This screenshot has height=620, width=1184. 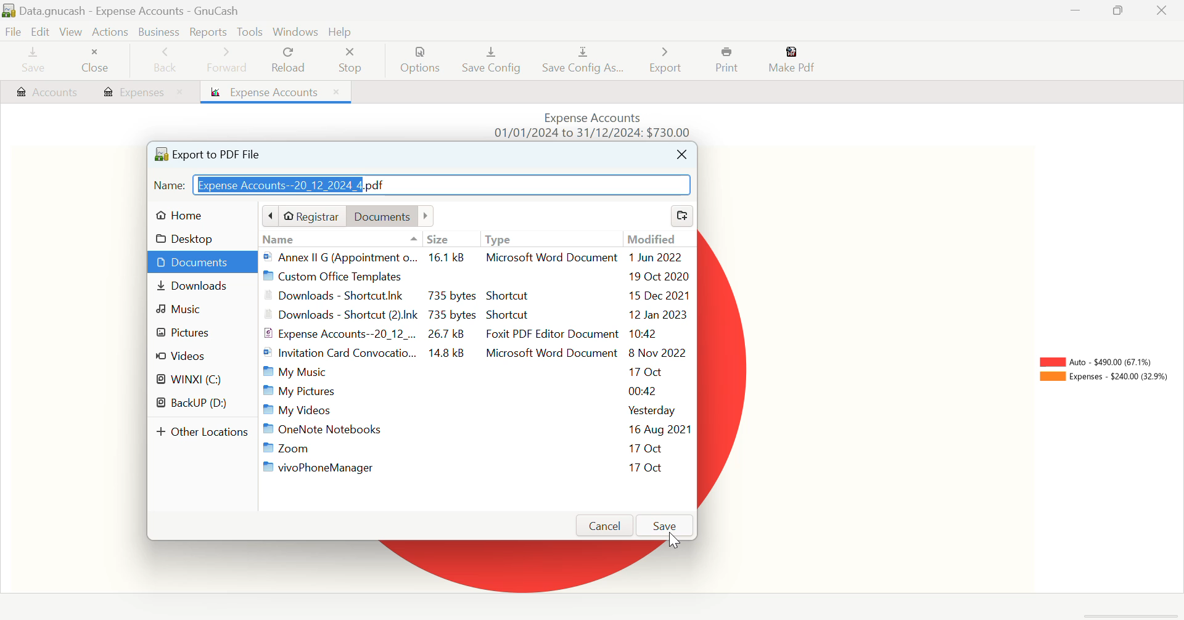 What do you see at coordinates (476, 239) in the screenshot?
I see `File Details Column Headings` at bounding box center [476, 239].